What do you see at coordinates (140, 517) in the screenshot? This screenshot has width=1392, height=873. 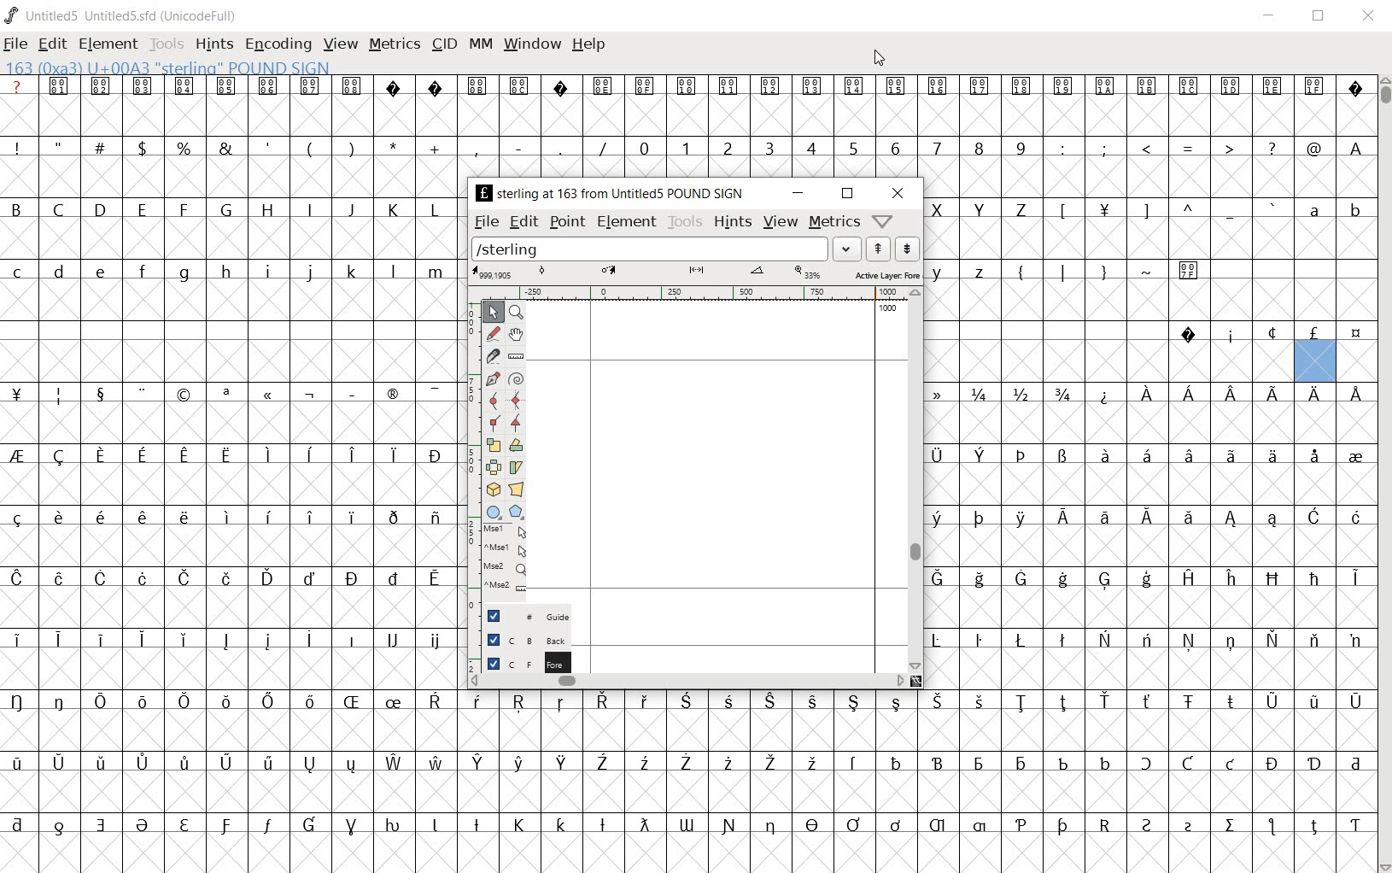 I see `Symbol` at bounding box center [140, 517].